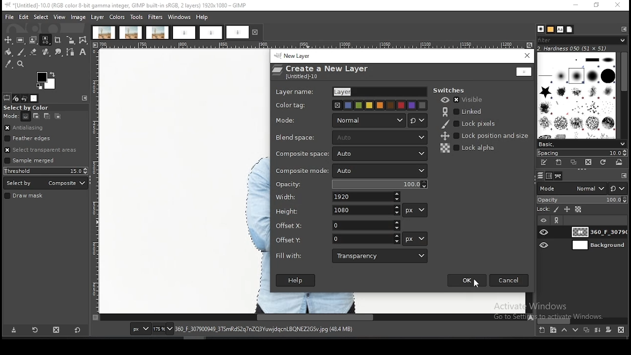 The image size is (631, 355). What do you see at coordinates (10, 17) in the screenshot?
I see `file` at bounding box center [10, 17].